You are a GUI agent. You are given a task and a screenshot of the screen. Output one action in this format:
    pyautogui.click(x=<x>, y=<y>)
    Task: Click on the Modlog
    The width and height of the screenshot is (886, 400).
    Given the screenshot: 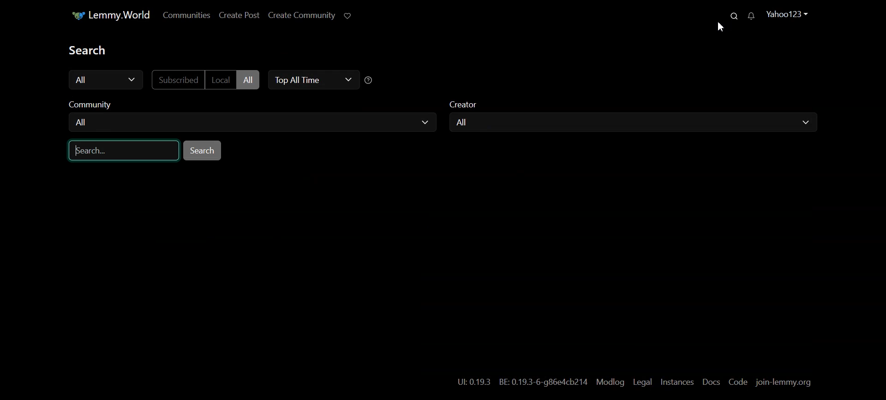 What is the action you would take?
    pyautogui.click(x=610, y=382)
    